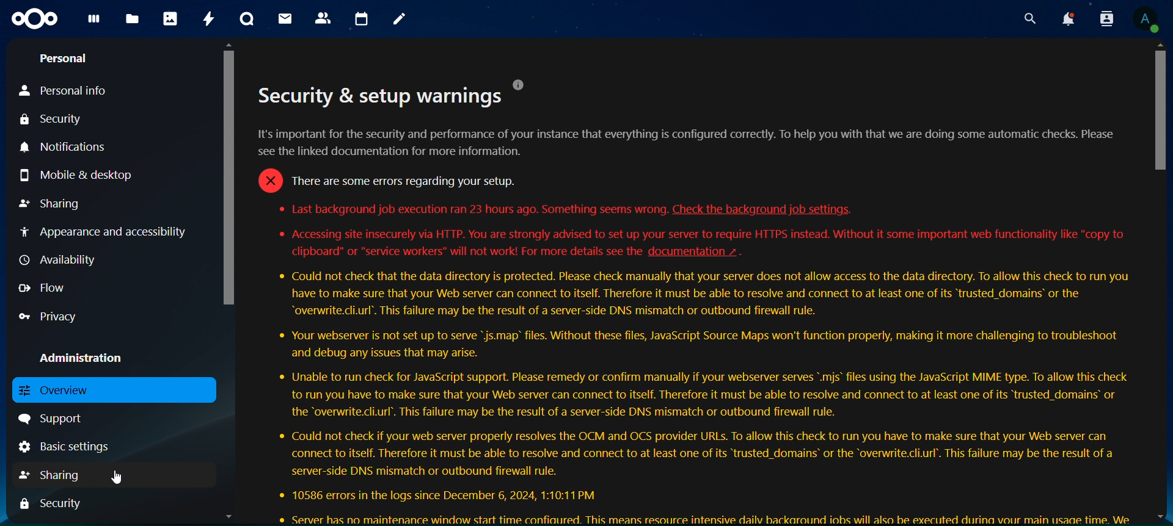 The width and height of the screenshot is (1173, 526). I want to click on notifications, so click(1067, 18).